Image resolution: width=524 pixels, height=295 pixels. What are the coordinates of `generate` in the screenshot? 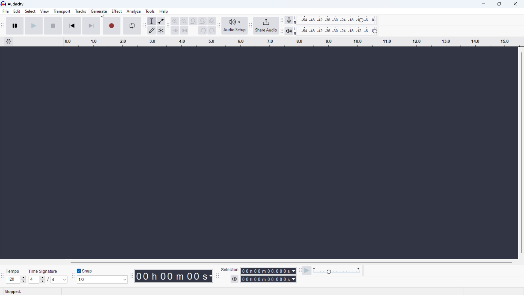 It's located at (99, 11).